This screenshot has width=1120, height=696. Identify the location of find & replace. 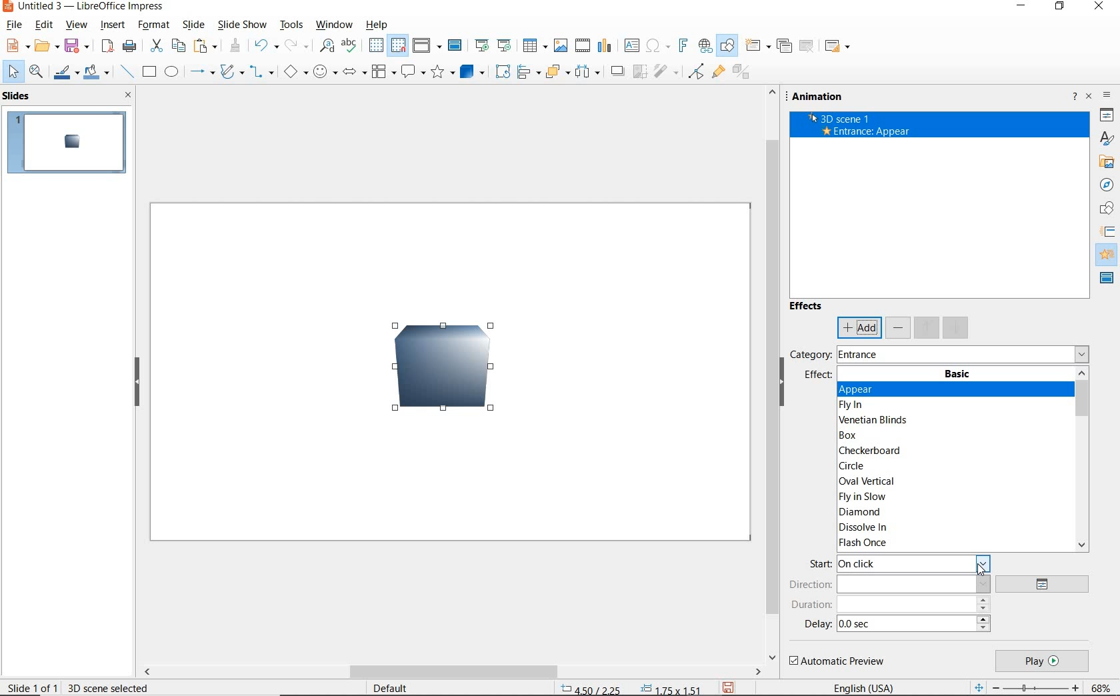
(327, 46).